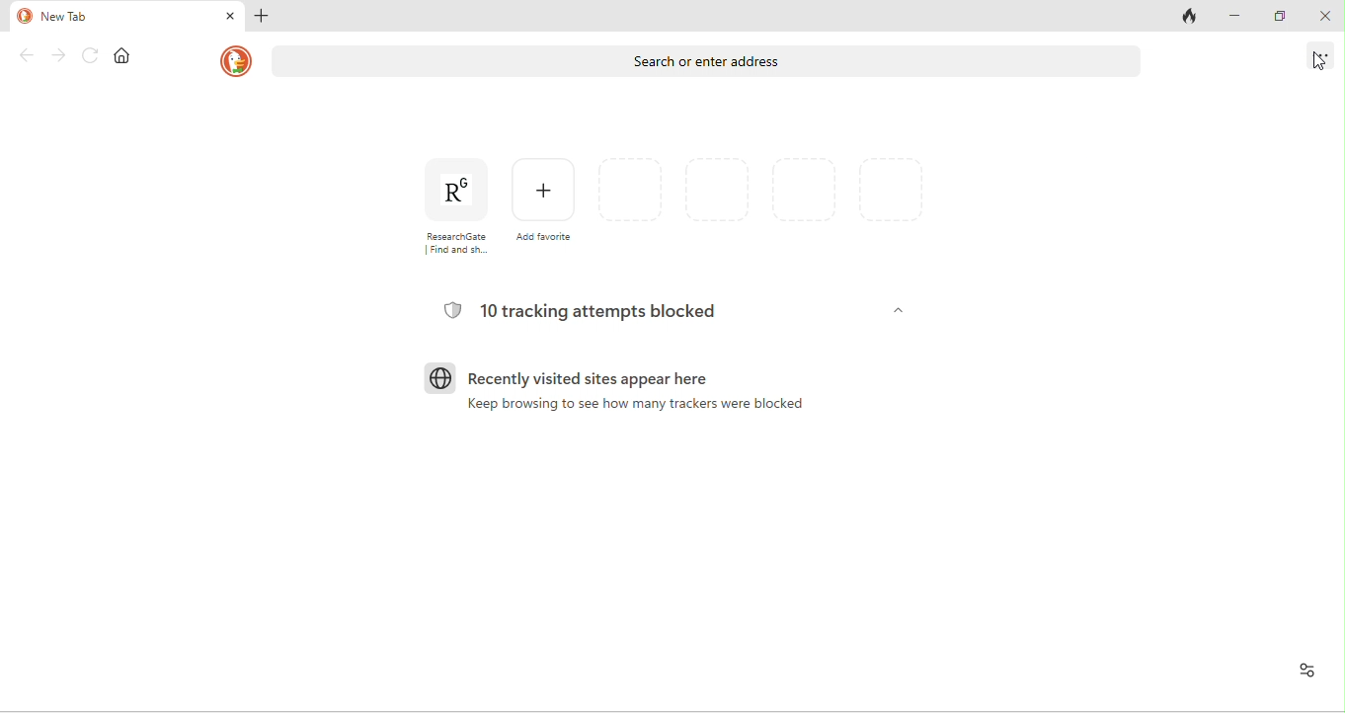 This screenshot has height=713, width=1345. I want to click on duck duck go logo, so click(234, 61).